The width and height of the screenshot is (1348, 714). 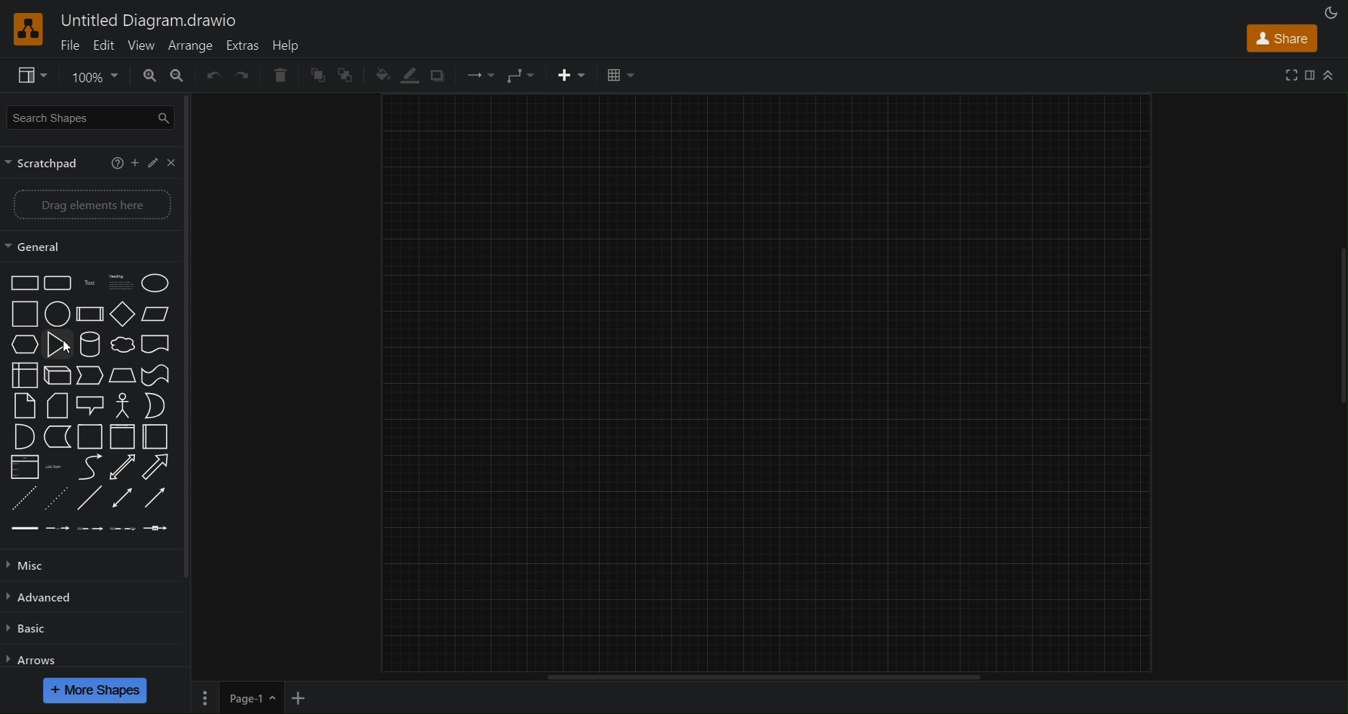 What do you see at coordinates (317, 76) in the screenshot?
I see `Send to Front` at bounding box center [317, 76].